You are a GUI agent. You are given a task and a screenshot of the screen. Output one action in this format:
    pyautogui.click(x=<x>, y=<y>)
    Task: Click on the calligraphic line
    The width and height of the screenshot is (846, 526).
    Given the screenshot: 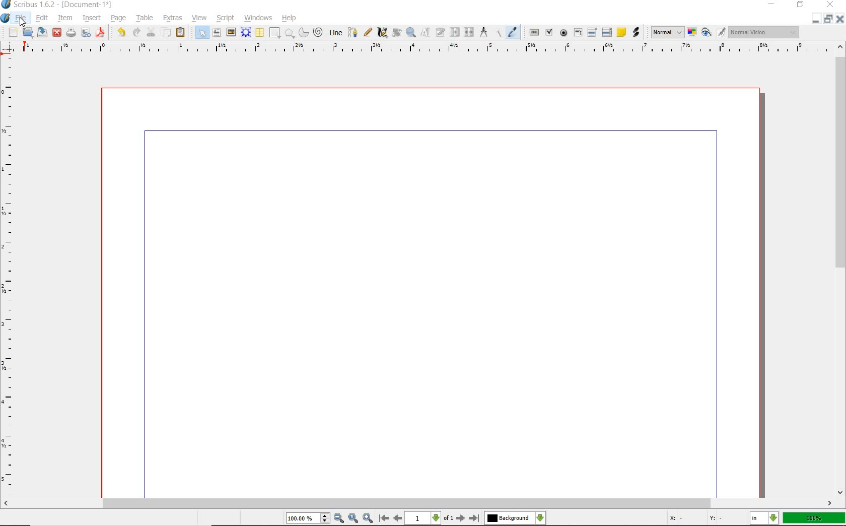 What is the action you would take?
    pyautogui.click(x=383, y=33)
    